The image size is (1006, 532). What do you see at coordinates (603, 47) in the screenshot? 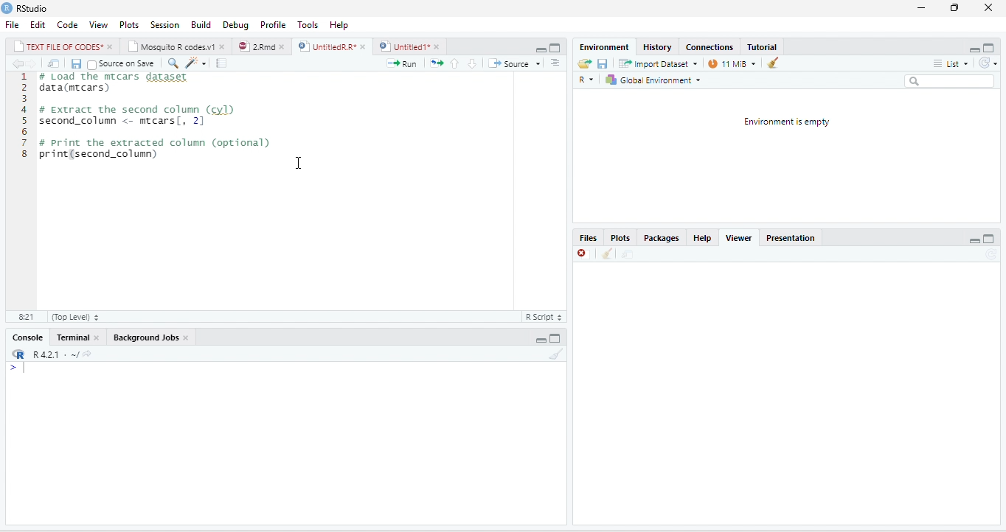
I see `‘Environment` at bounding box center [603, 47].